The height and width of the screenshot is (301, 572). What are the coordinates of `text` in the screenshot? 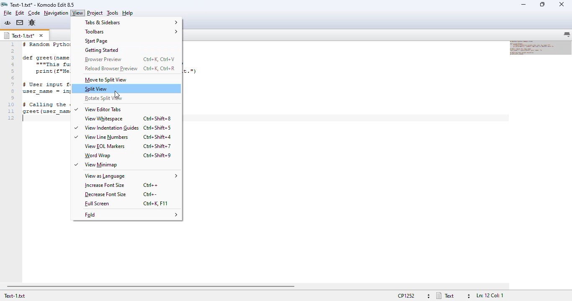 It's located at (445, 296).